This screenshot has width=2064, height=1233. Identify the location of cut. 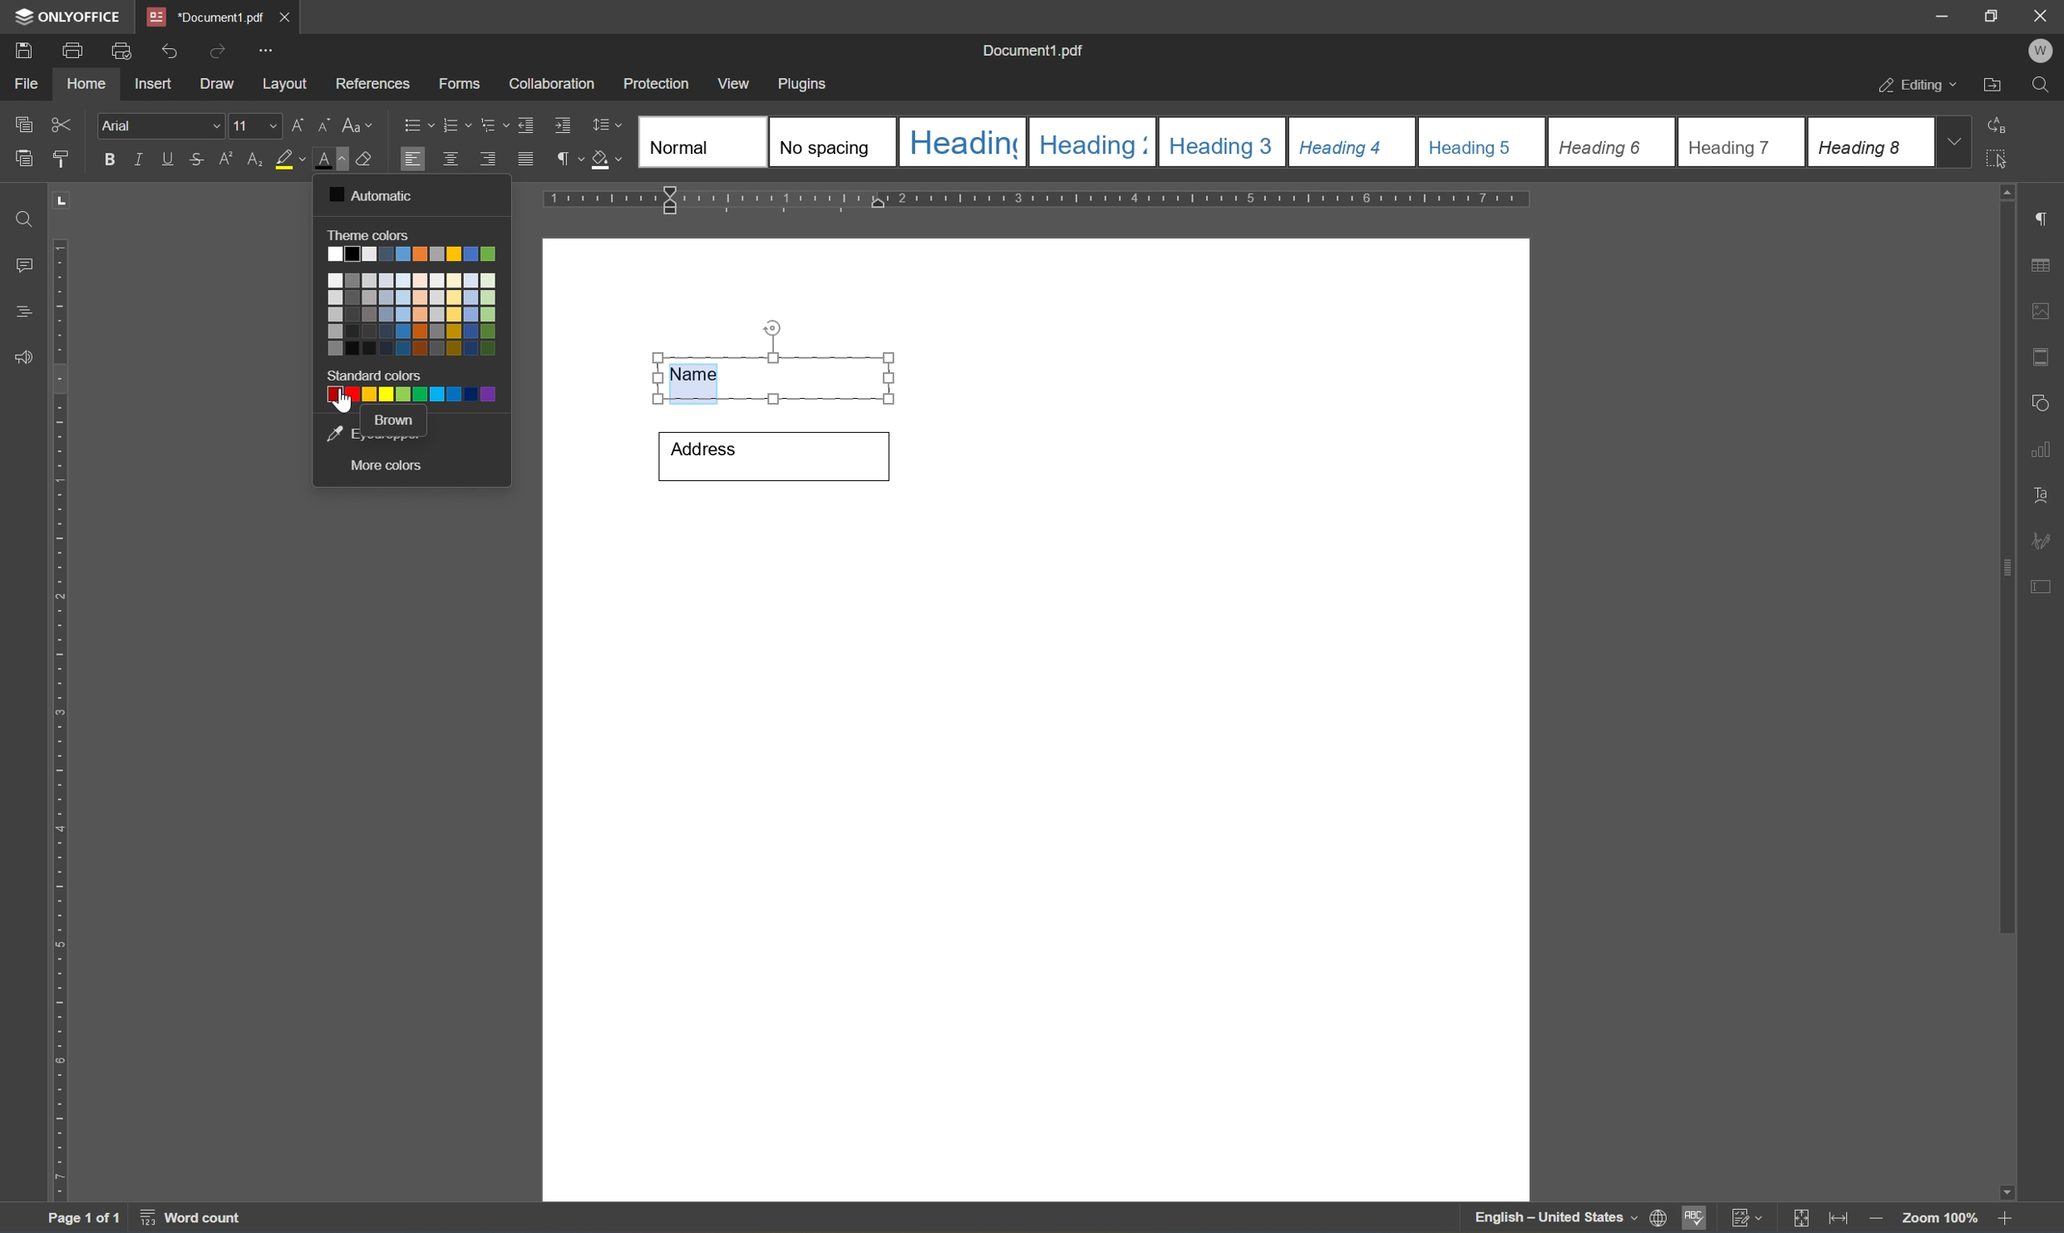
(66, 123).